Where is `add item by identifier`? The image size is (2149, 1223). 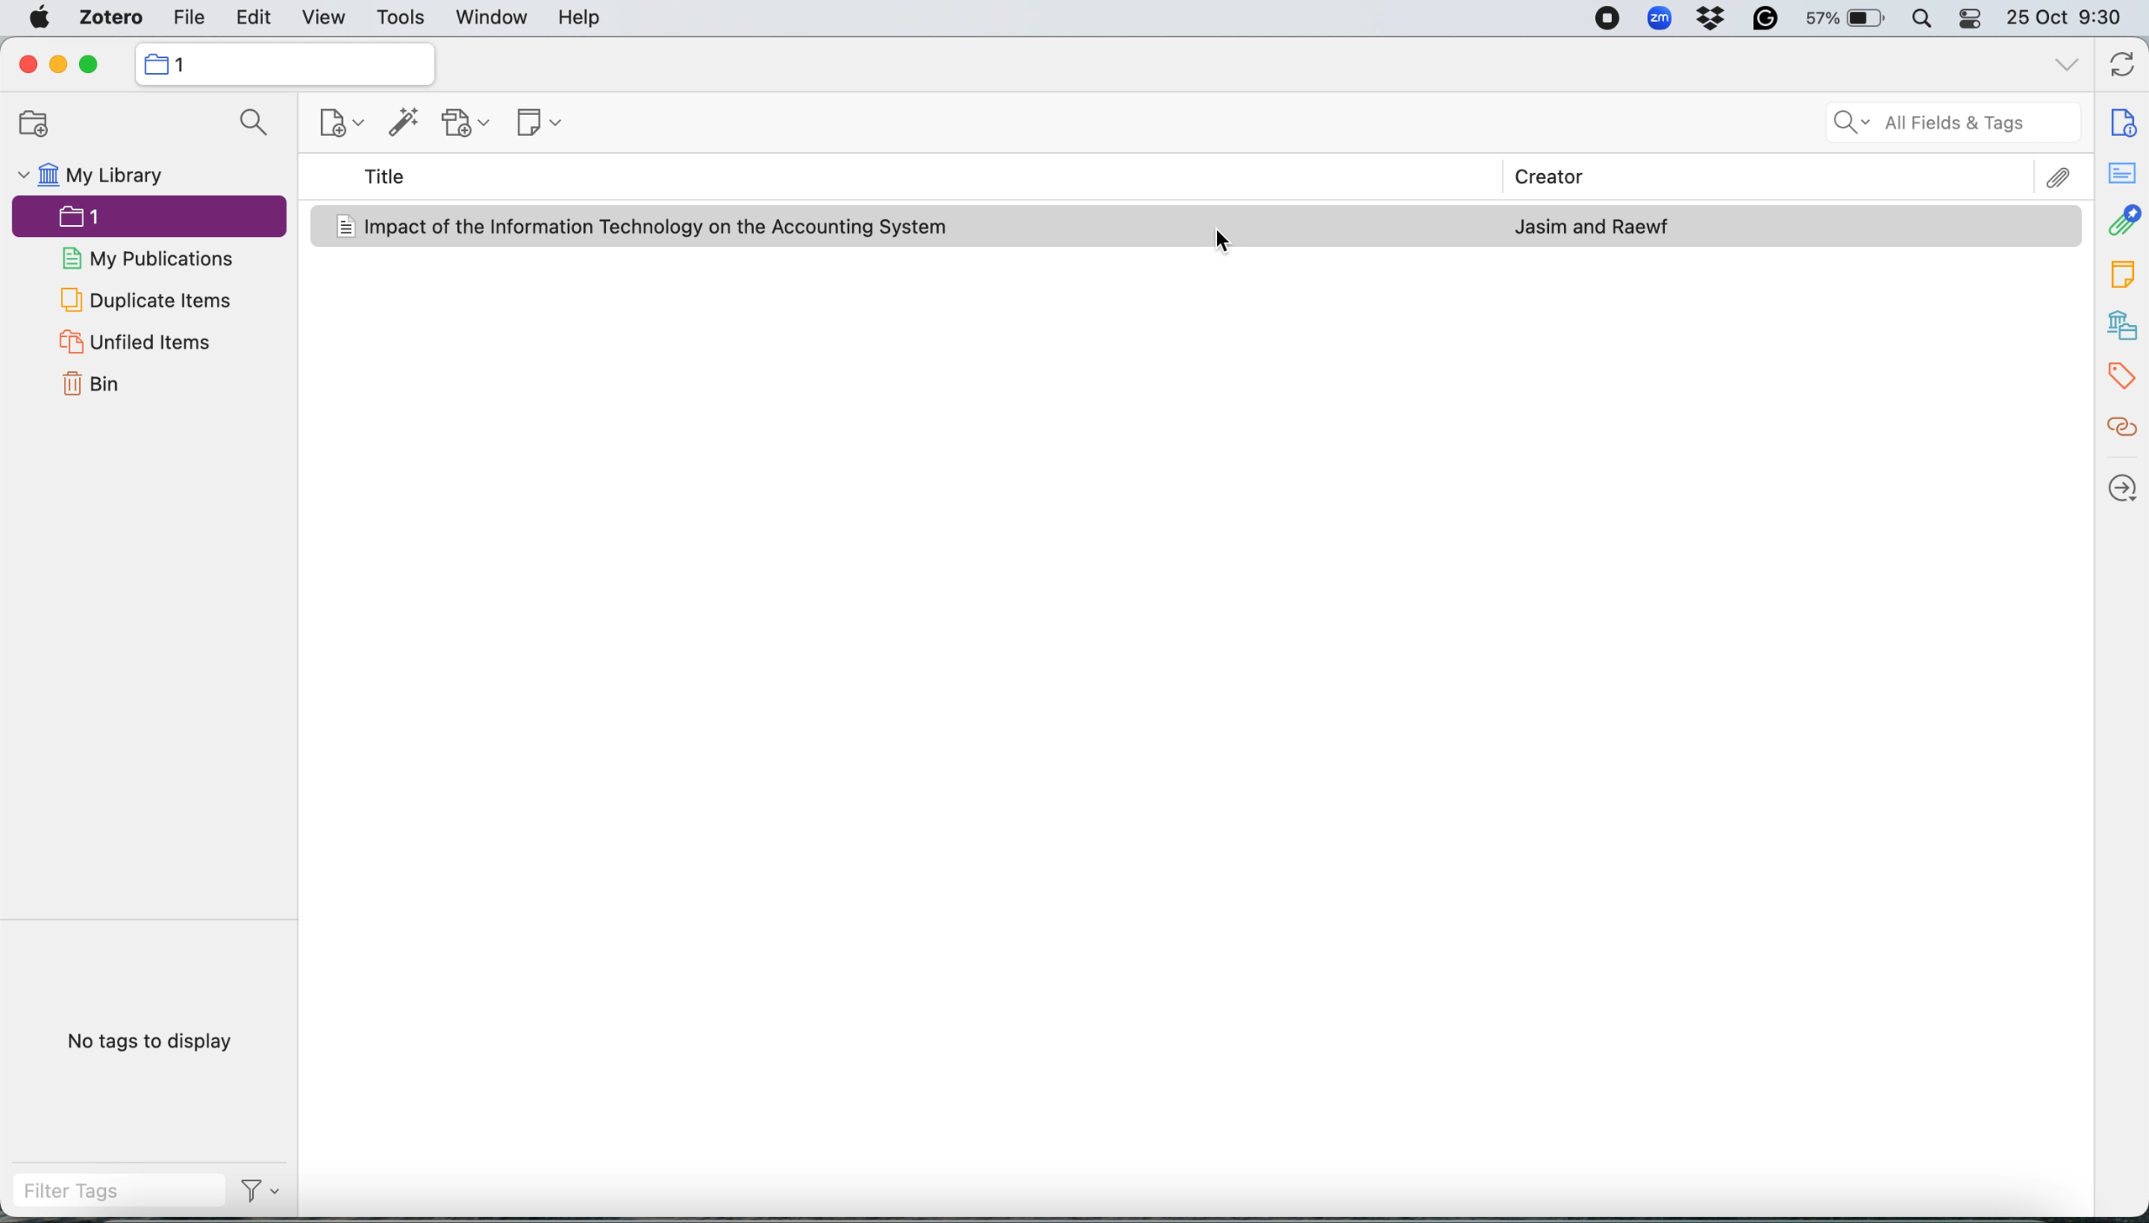 add item by identifier is located at coordinates (403, 124).